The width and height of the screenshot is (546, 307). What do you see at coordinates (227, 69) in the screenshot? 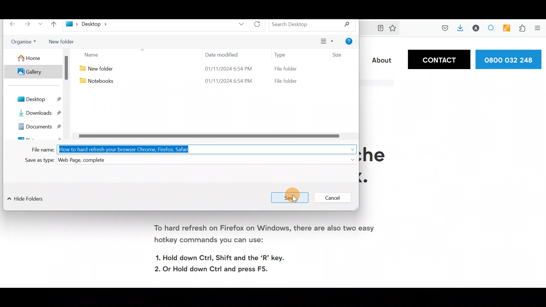
I see `01/11/2024 6:54 PM` at bounding box center [227, 69].